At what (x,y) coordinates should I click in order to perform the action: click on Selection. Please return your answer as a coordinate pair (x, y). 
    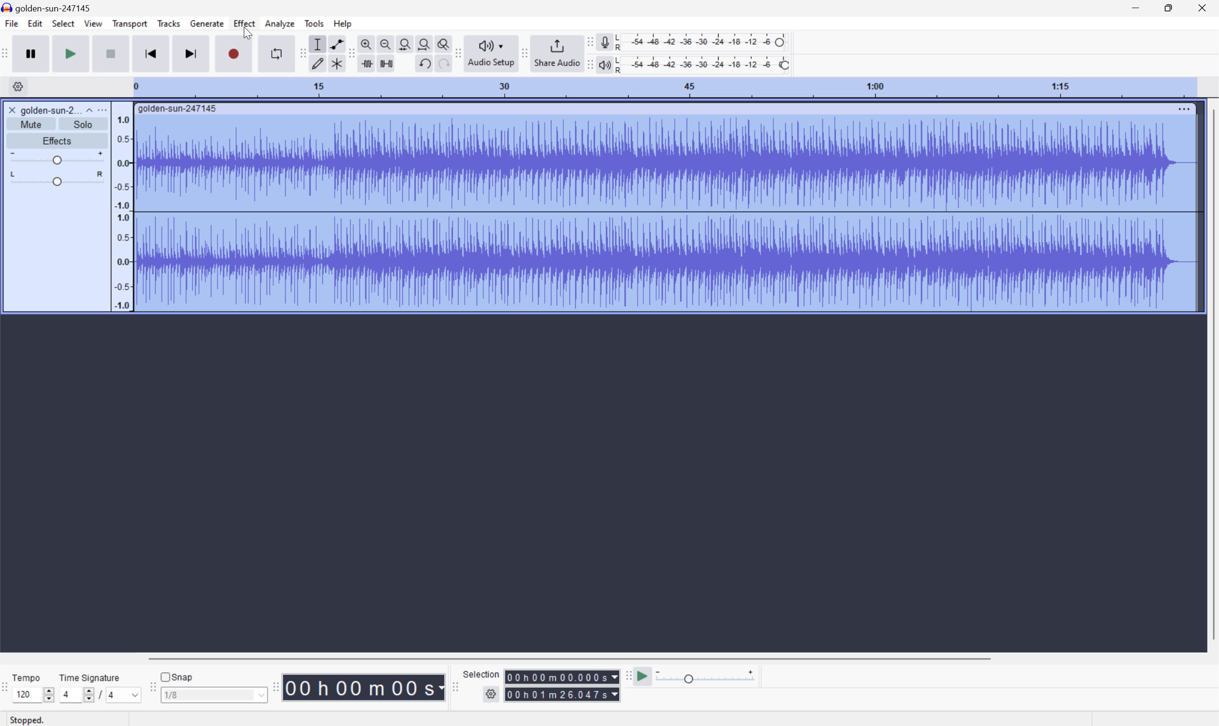
    Looking at the image, I should click on (480, 673).